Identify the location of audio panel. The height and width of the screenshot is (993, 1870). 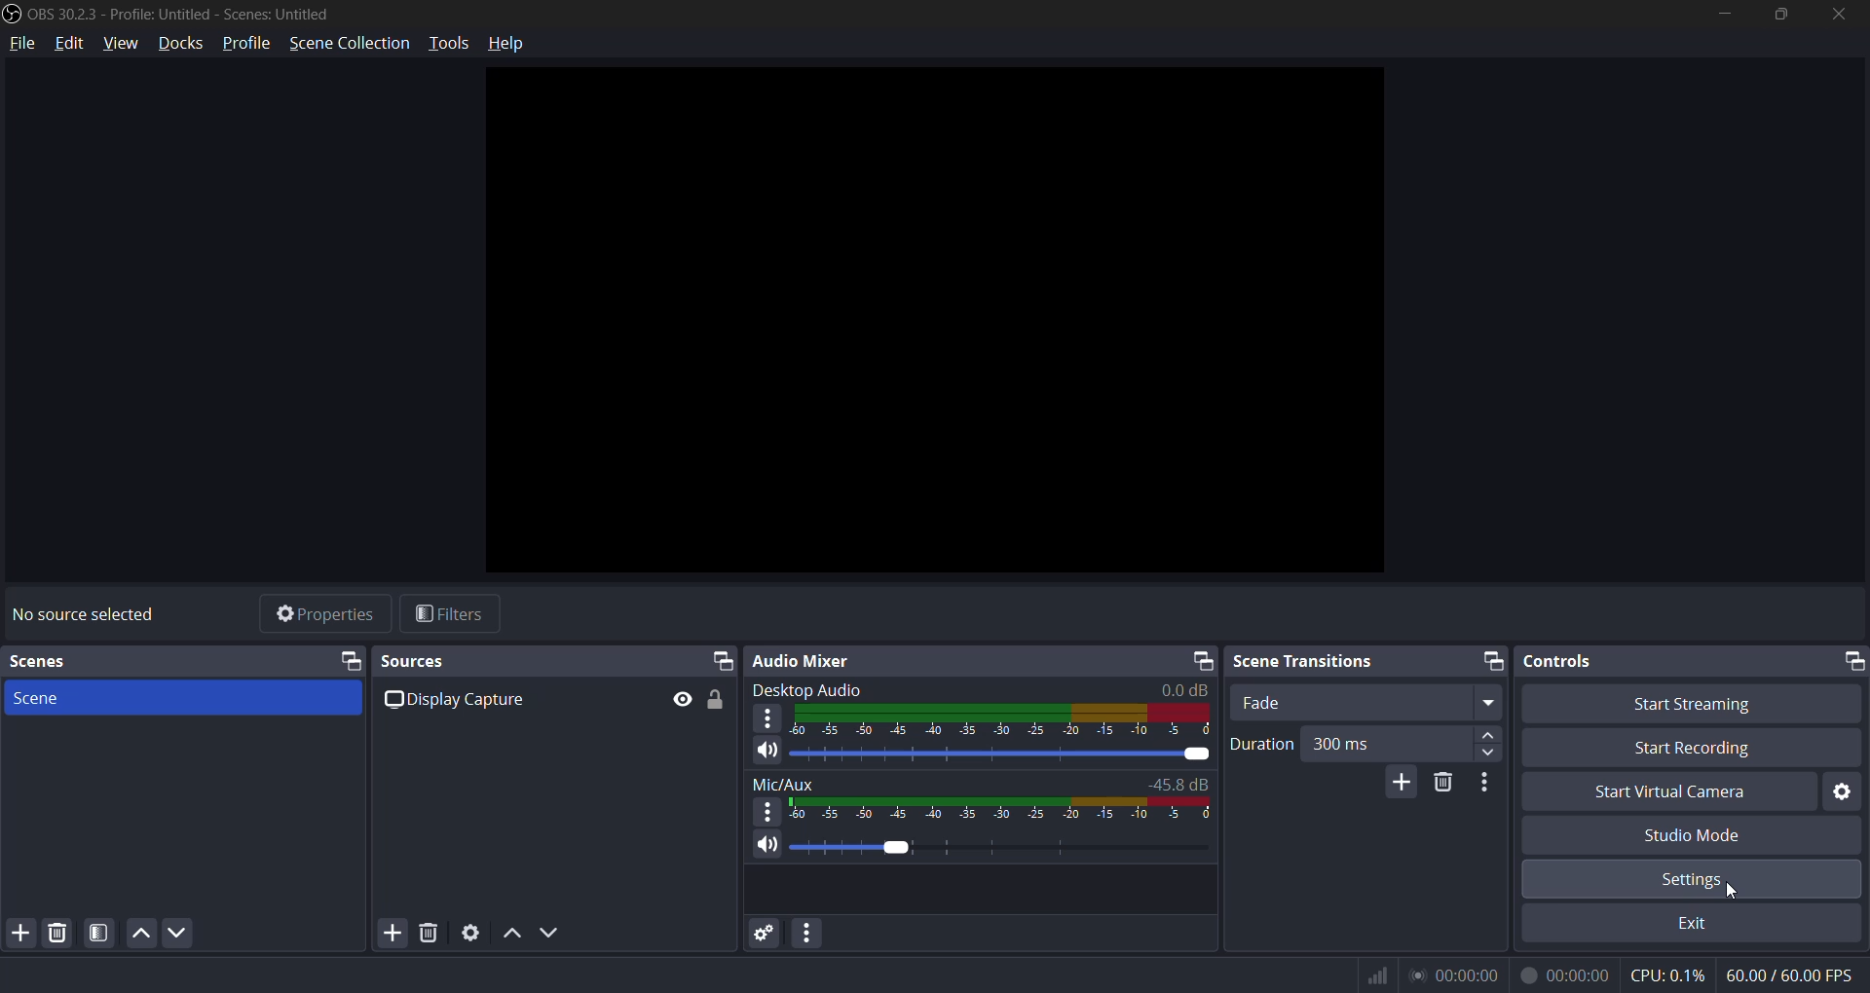
(1007, 808).